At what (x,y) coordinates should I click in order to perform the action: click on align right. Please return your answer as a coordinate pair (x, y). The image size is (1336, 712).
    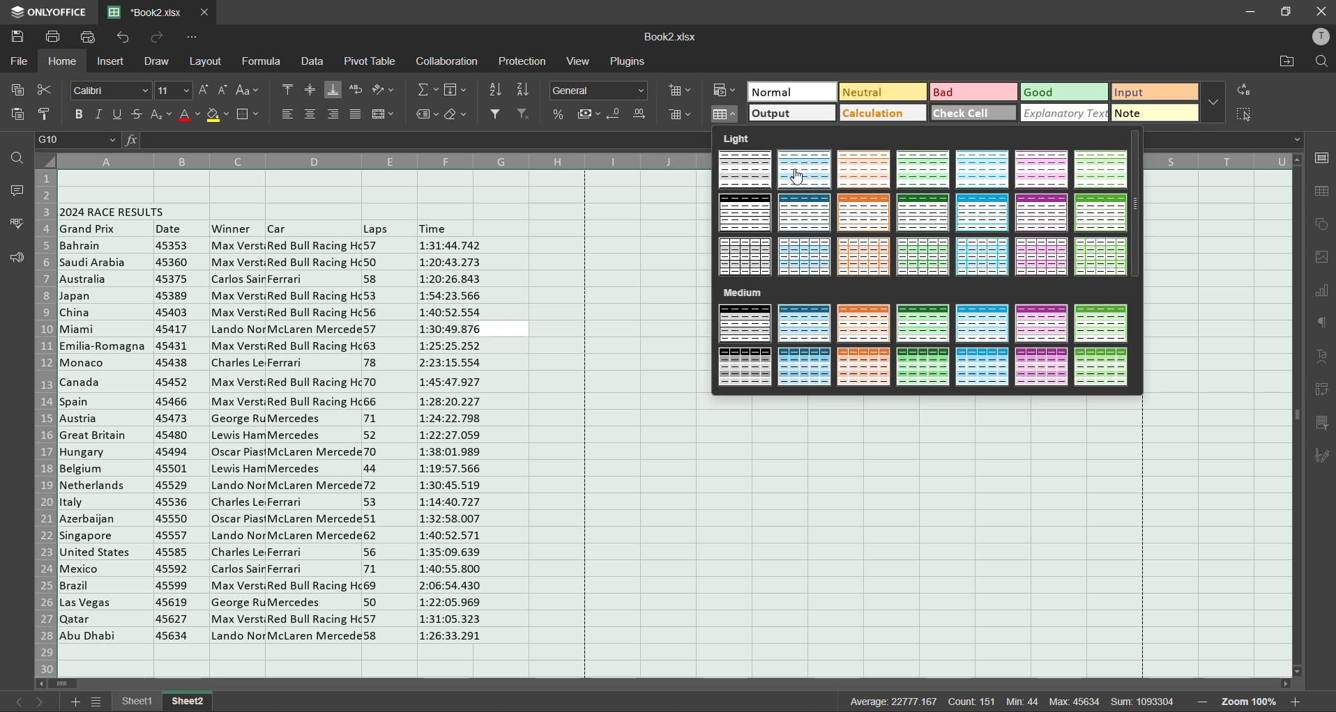
    Looking at the image, I should click on (334, 115).